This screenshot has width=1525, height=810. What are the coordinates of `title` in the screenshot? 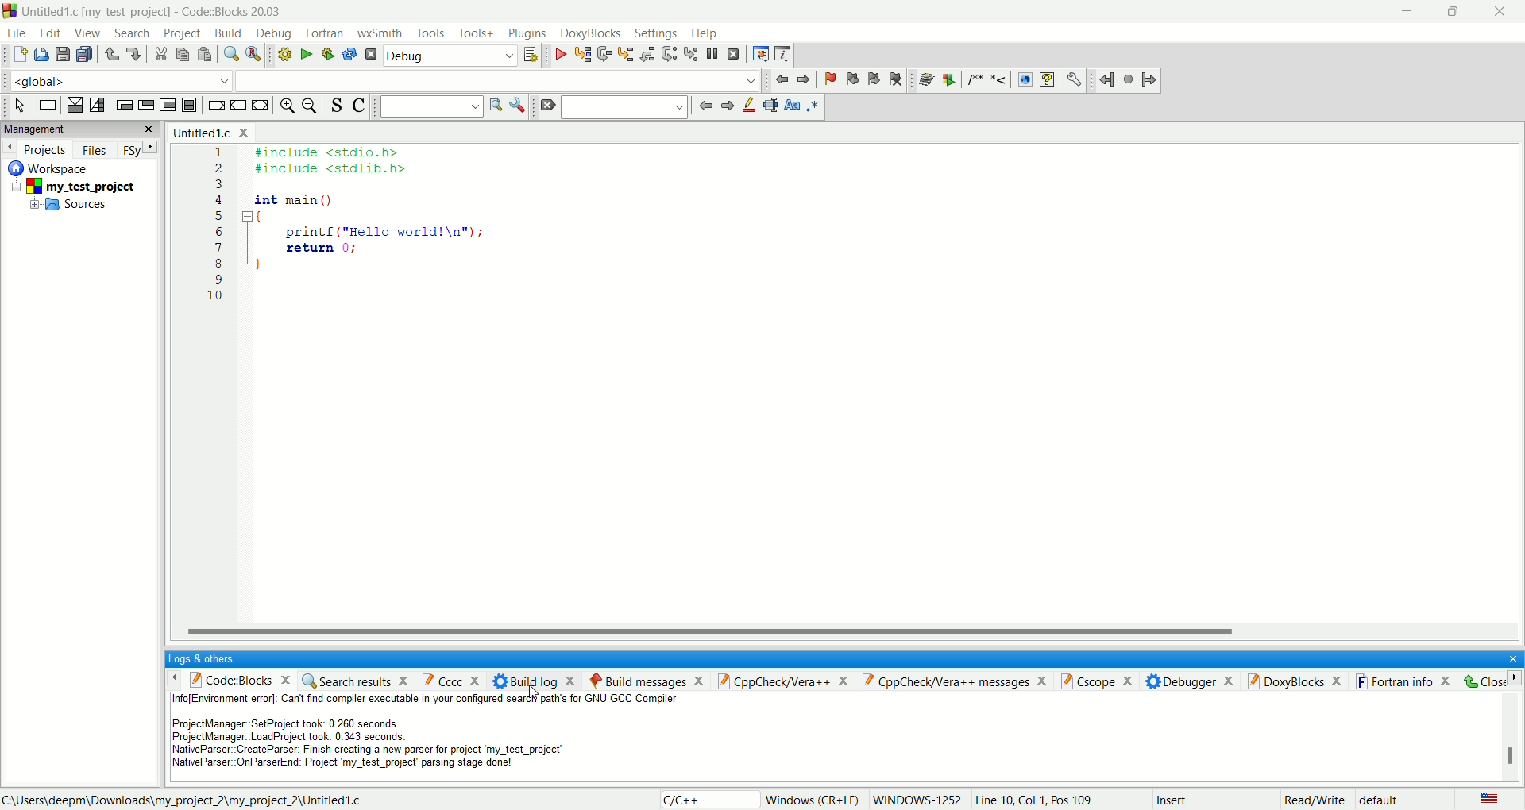 It's located at (153, 11).